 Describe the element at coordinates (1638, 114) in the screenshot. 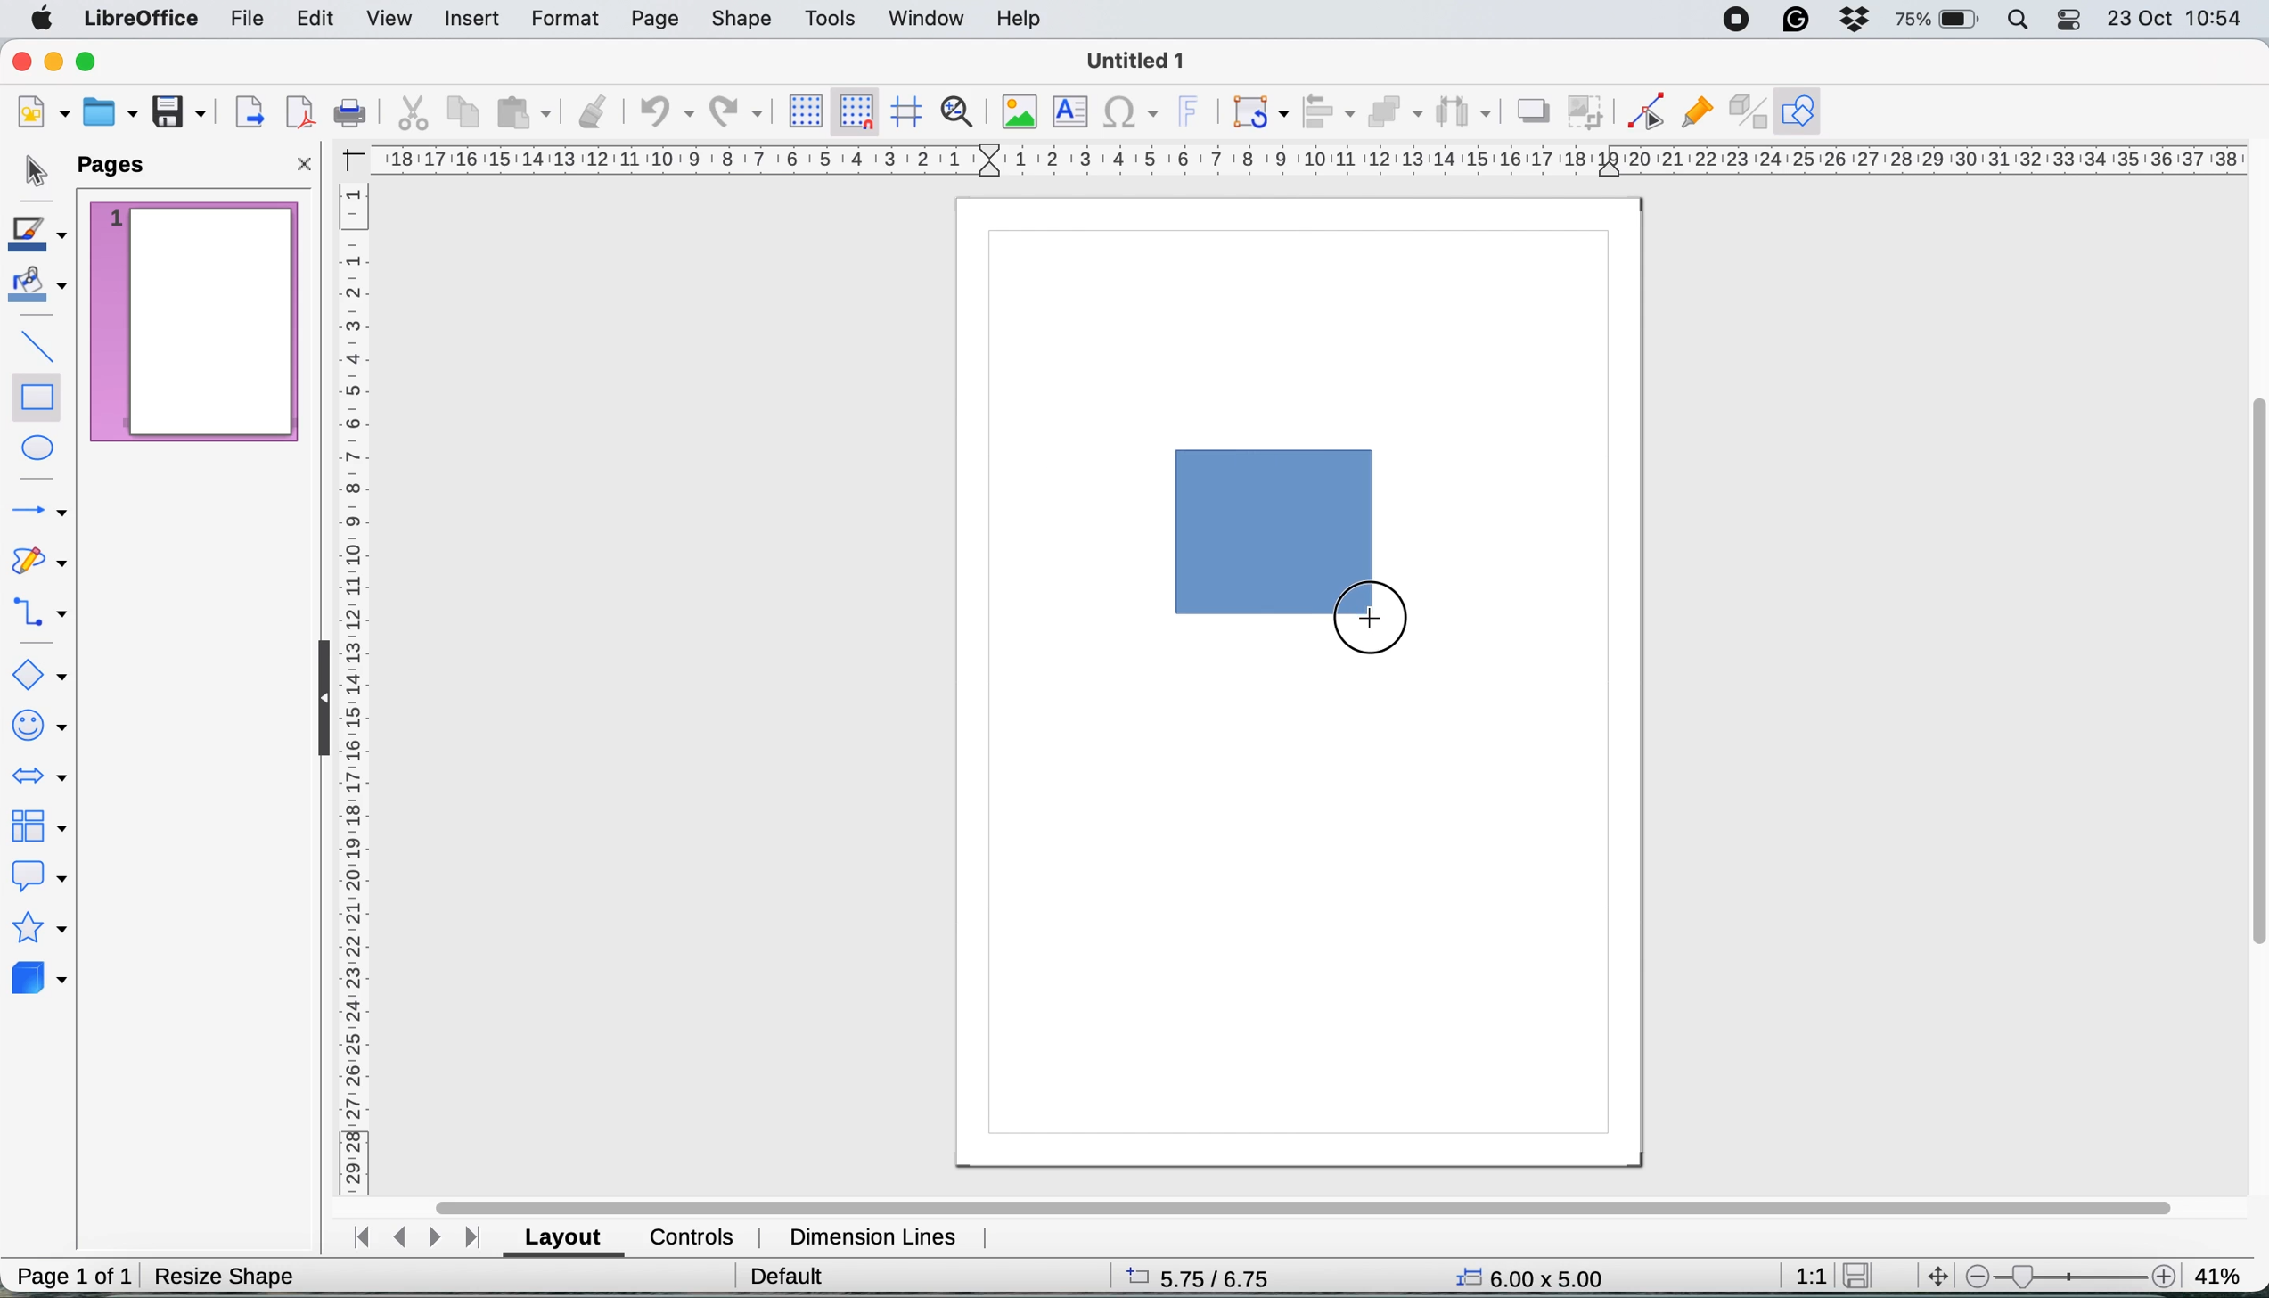

I see `toggle point edit mode` at that location.